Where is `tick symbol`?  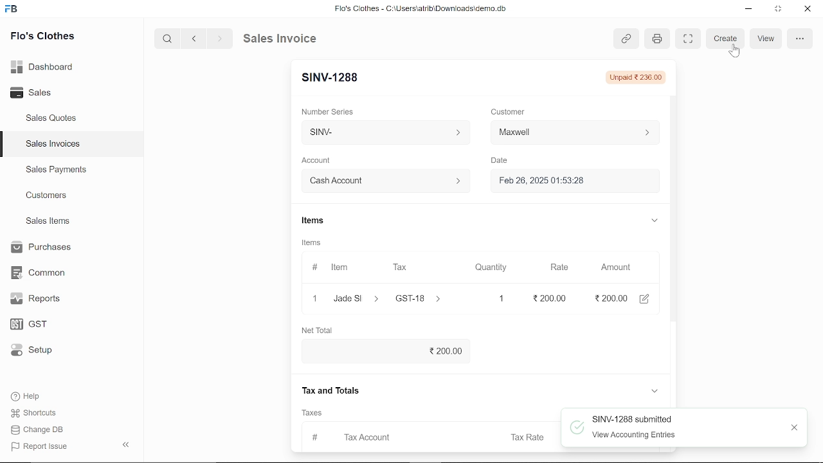
tick symbol is located at coordinates (577, 429).